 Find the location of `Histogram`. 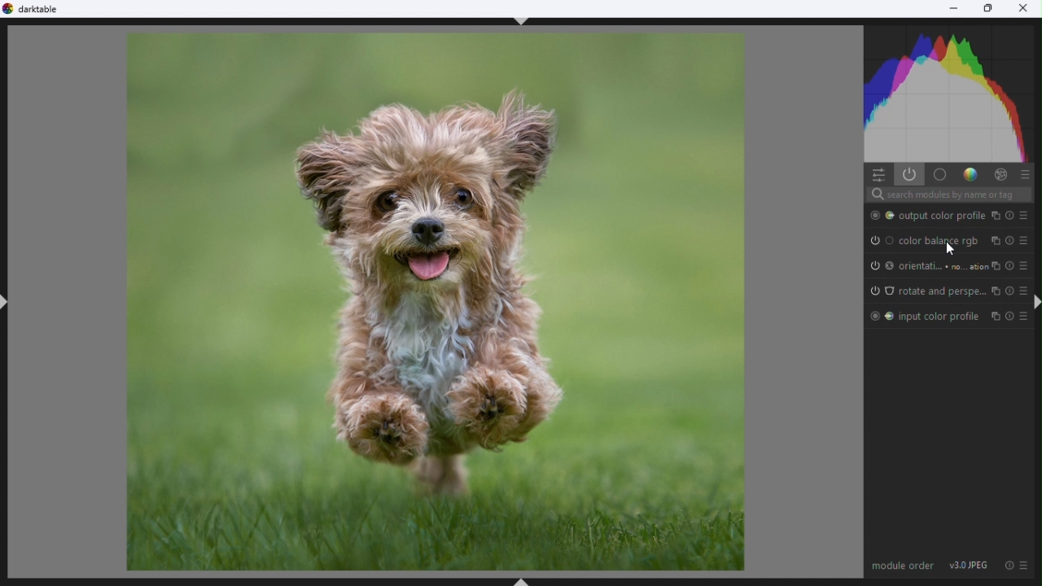

Histogram is located at coordinates (950, 93).